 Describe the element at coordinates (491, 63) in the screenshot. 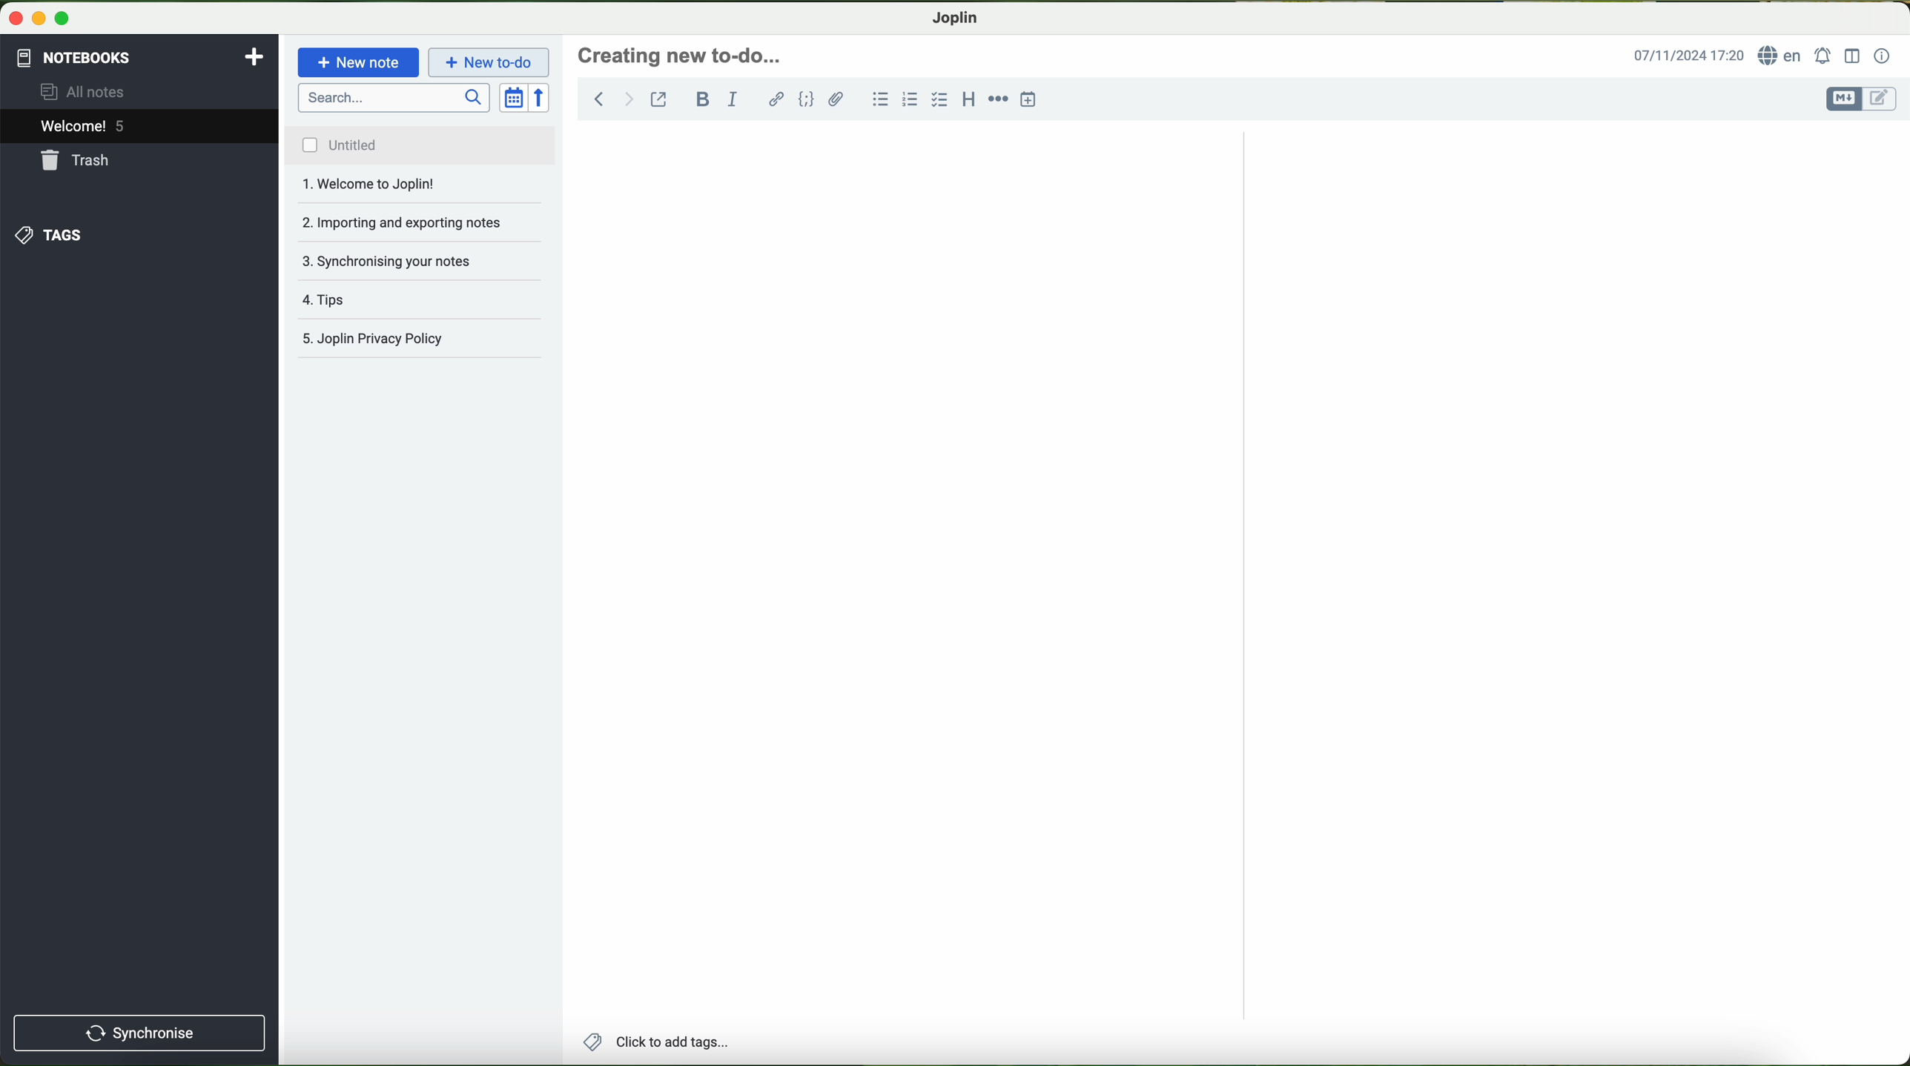

I see `cursor on new to-do button ` at that location.